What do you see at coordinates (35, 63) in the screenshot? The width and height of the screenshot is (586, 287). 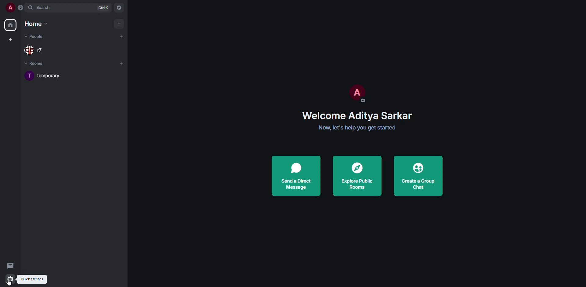 I see `rooms` at bounding box center [35, 63].